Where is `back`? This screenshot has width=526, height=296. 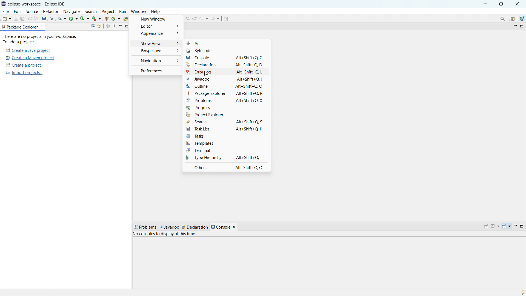
back is located at coordinates (204, 19).